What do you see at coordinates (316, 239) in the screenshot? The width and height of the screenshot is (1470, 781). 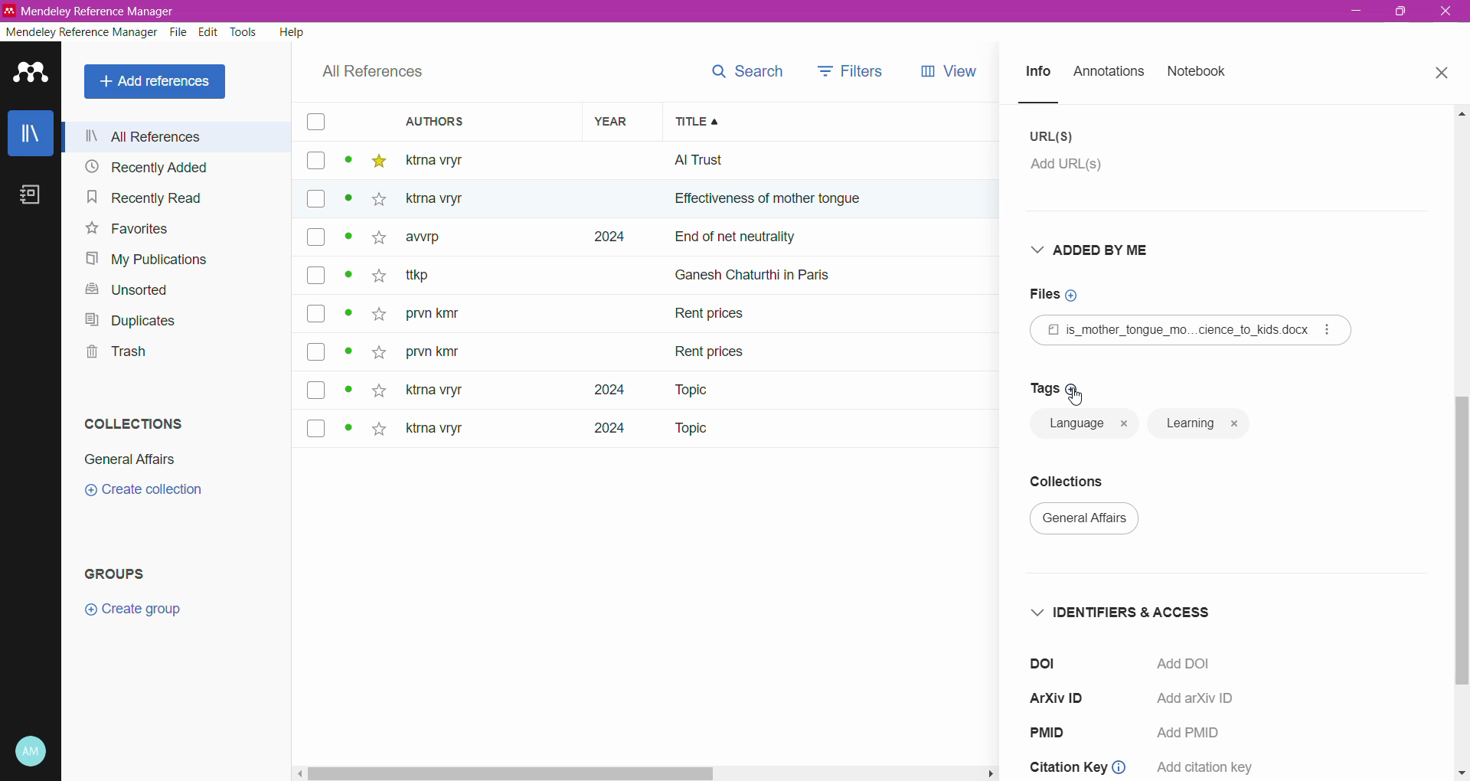 I see `box` at bounding box center [316, 239].